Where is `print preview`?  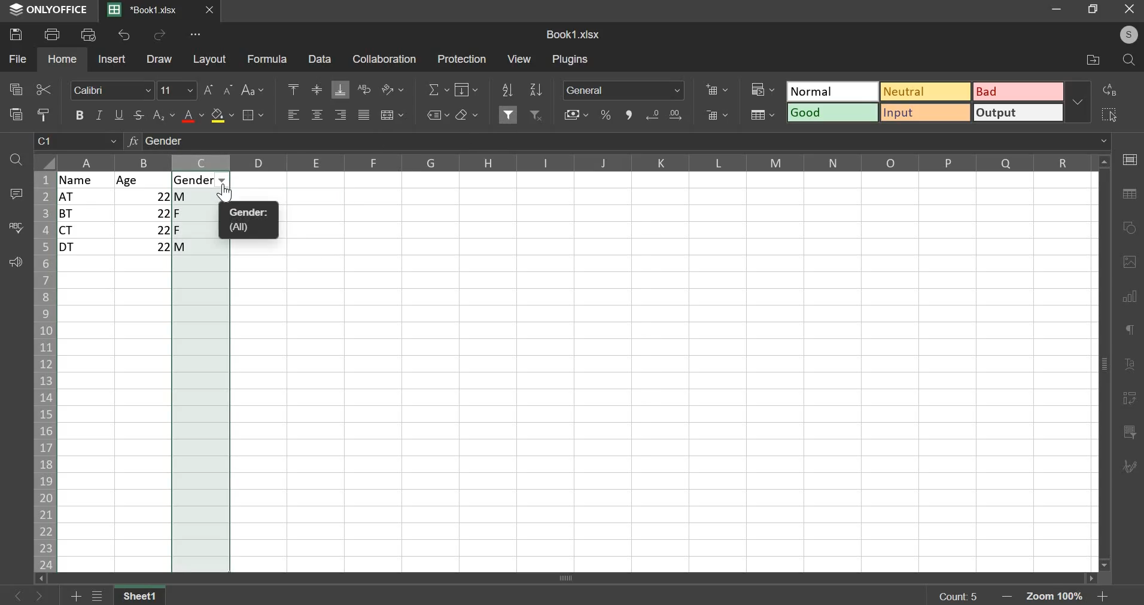 print preview is located at coordinates (89, 33).